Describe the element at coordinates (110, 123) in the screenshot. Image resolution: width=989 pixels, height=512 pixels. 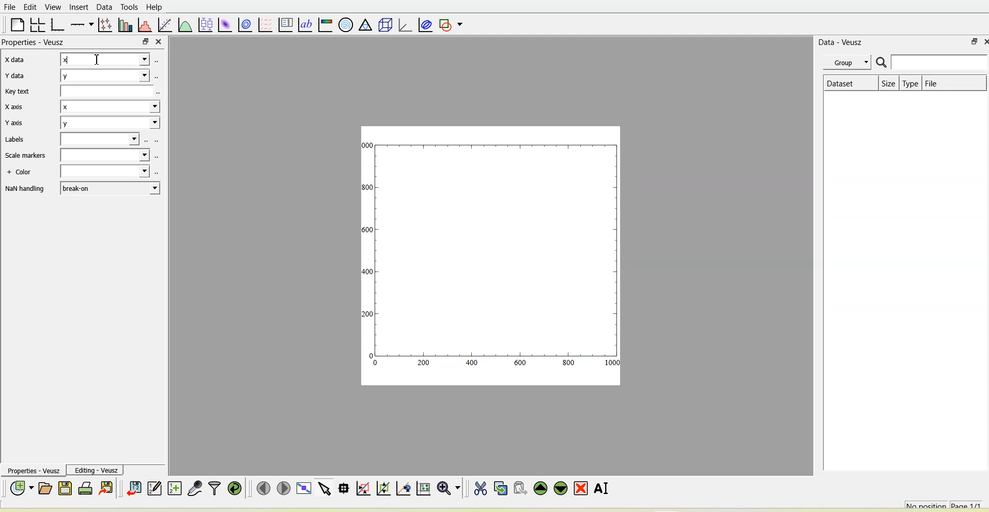
I see `y` at that location.